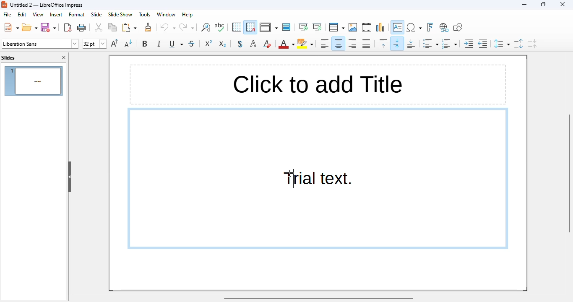 This screenshot has height=302, width=573. What do you see at coordinates (381, 27) in the screenshot?
I see `insert chart` at bounding box center [381, 27].